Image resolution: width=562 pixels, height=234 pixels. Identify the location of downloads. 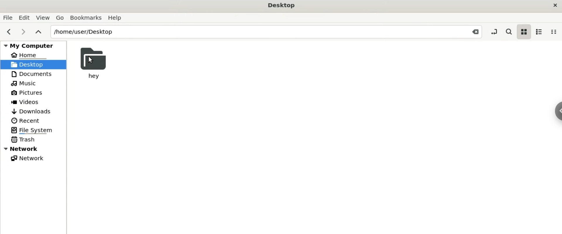
(31, 111).